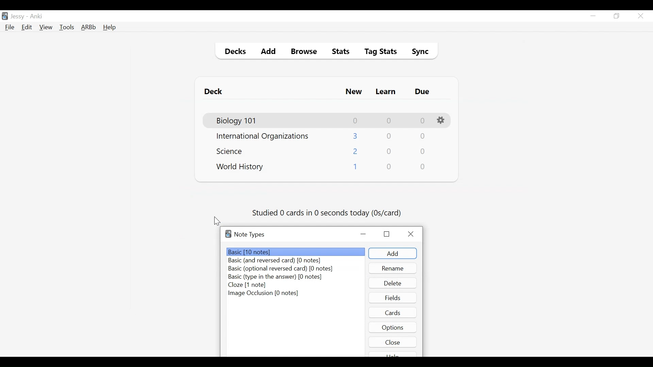 This screenshot has height=367, width=653. Describe the element at coordinates (442, 121) in the screenshot. I see `Options` at that location.